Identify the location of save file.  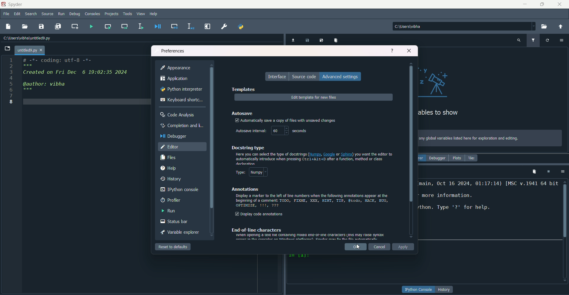
(41, 26).